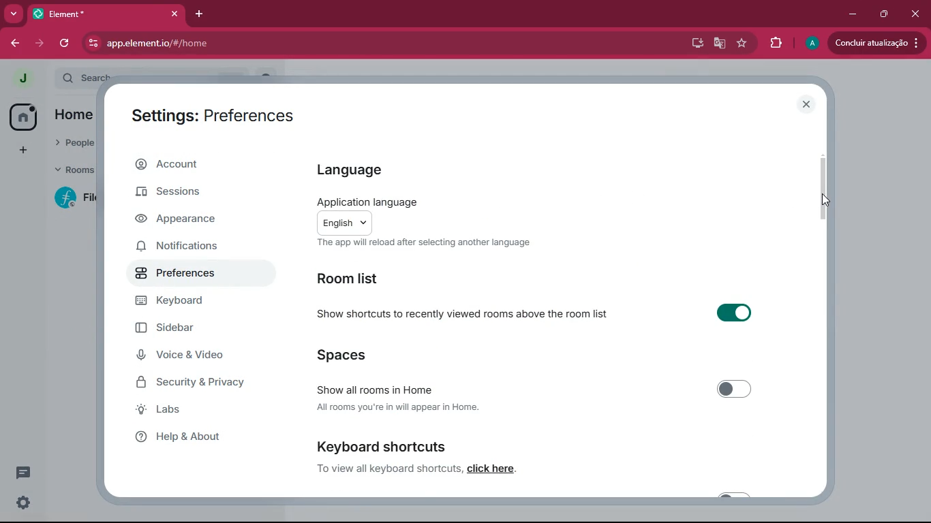 The image size is (931, 523). I want to click on Select application language, so click(344, 223).